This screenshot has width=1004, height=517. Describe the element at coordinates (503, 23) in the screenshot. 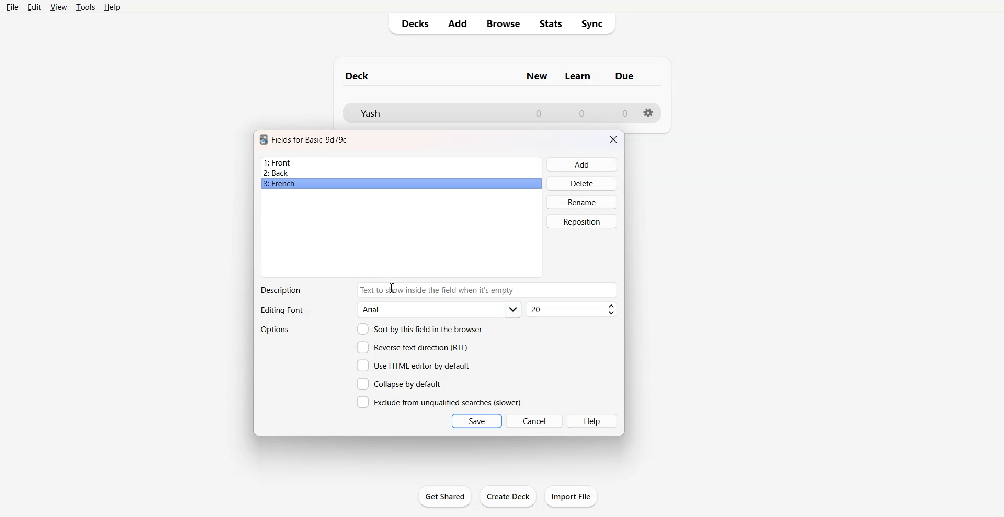

I see `Browse` at that location.